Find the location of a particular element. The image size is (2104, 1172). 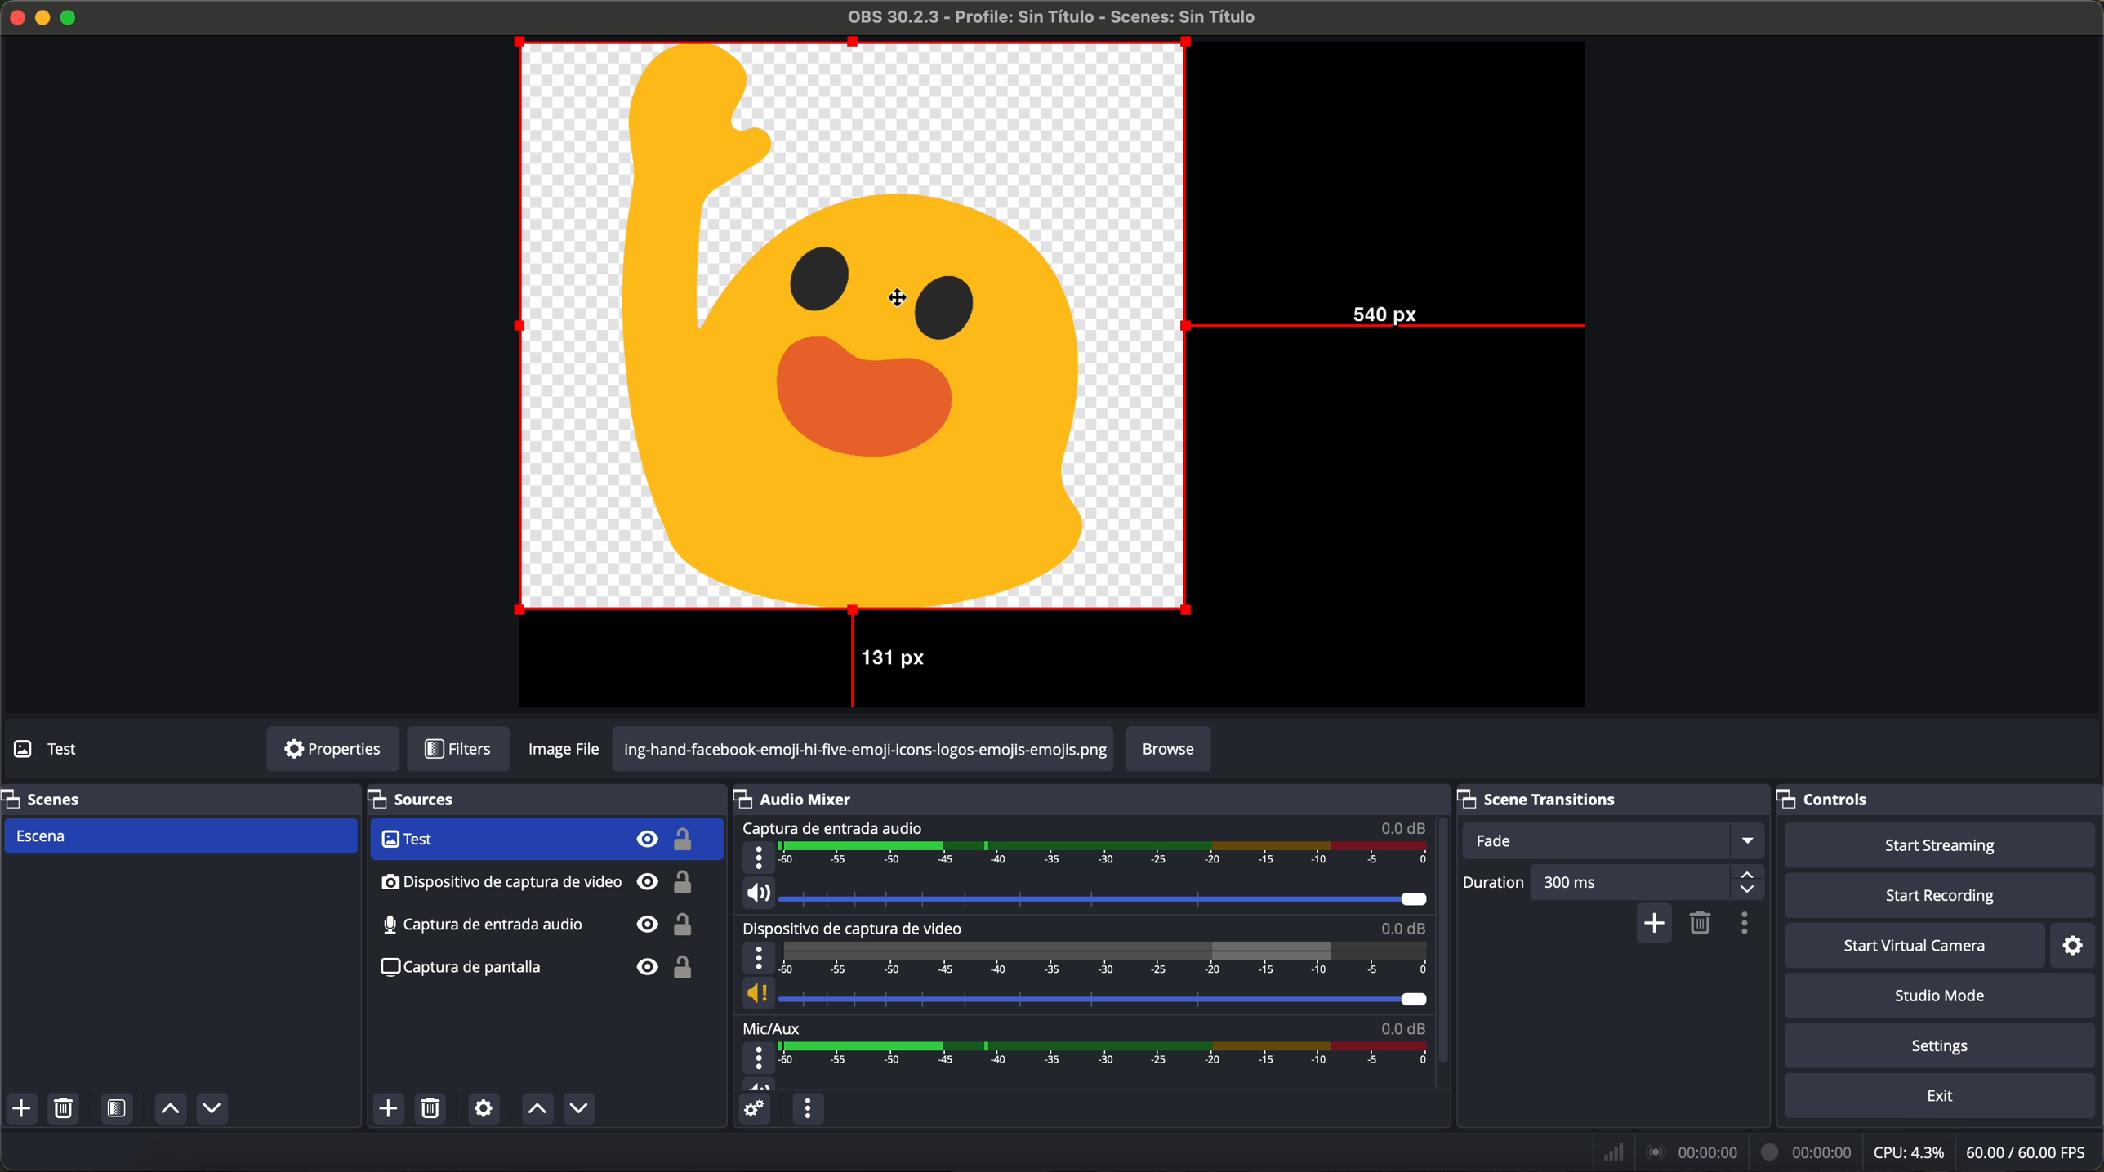

remove selected source is located at coordinates (434, 1108).